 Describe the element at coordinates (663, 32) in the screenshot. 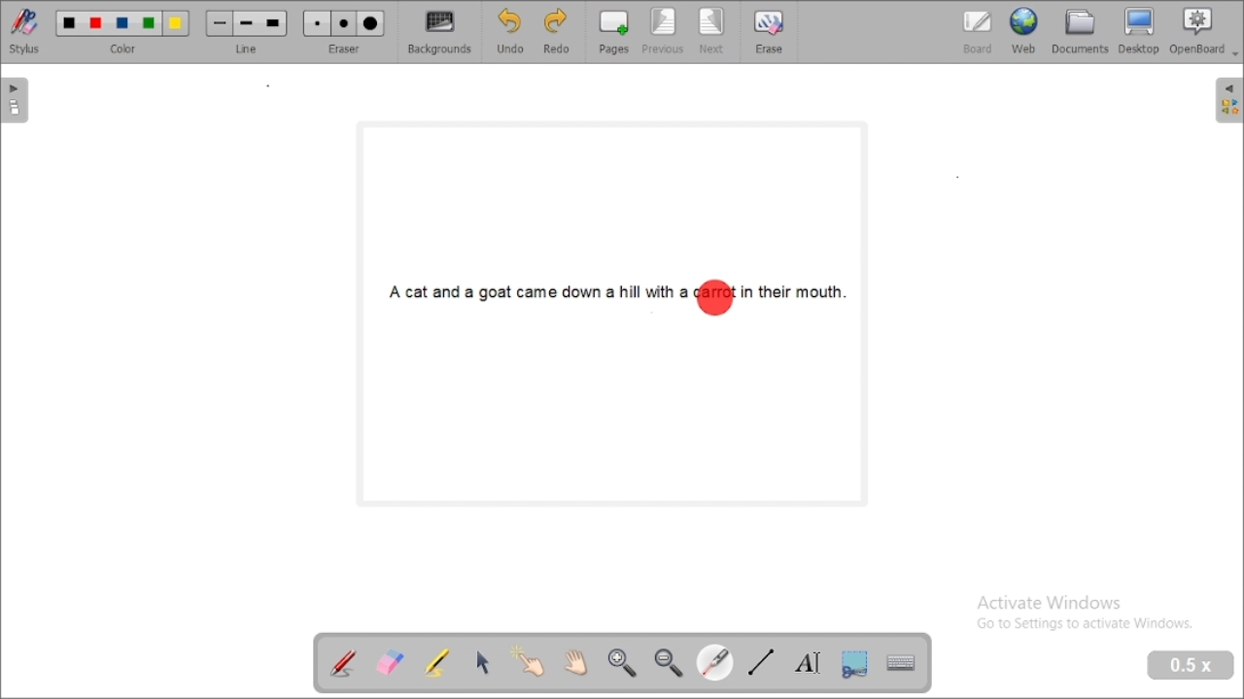

I see `previous` at that location.